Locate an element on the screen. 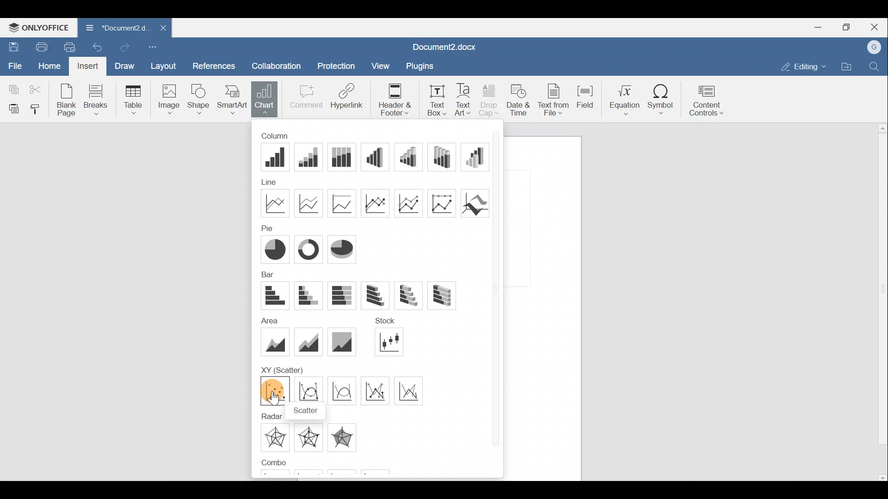 This screenshot has width=888, height=499. 3-D stacked bar is located at coordinates (412, 296).